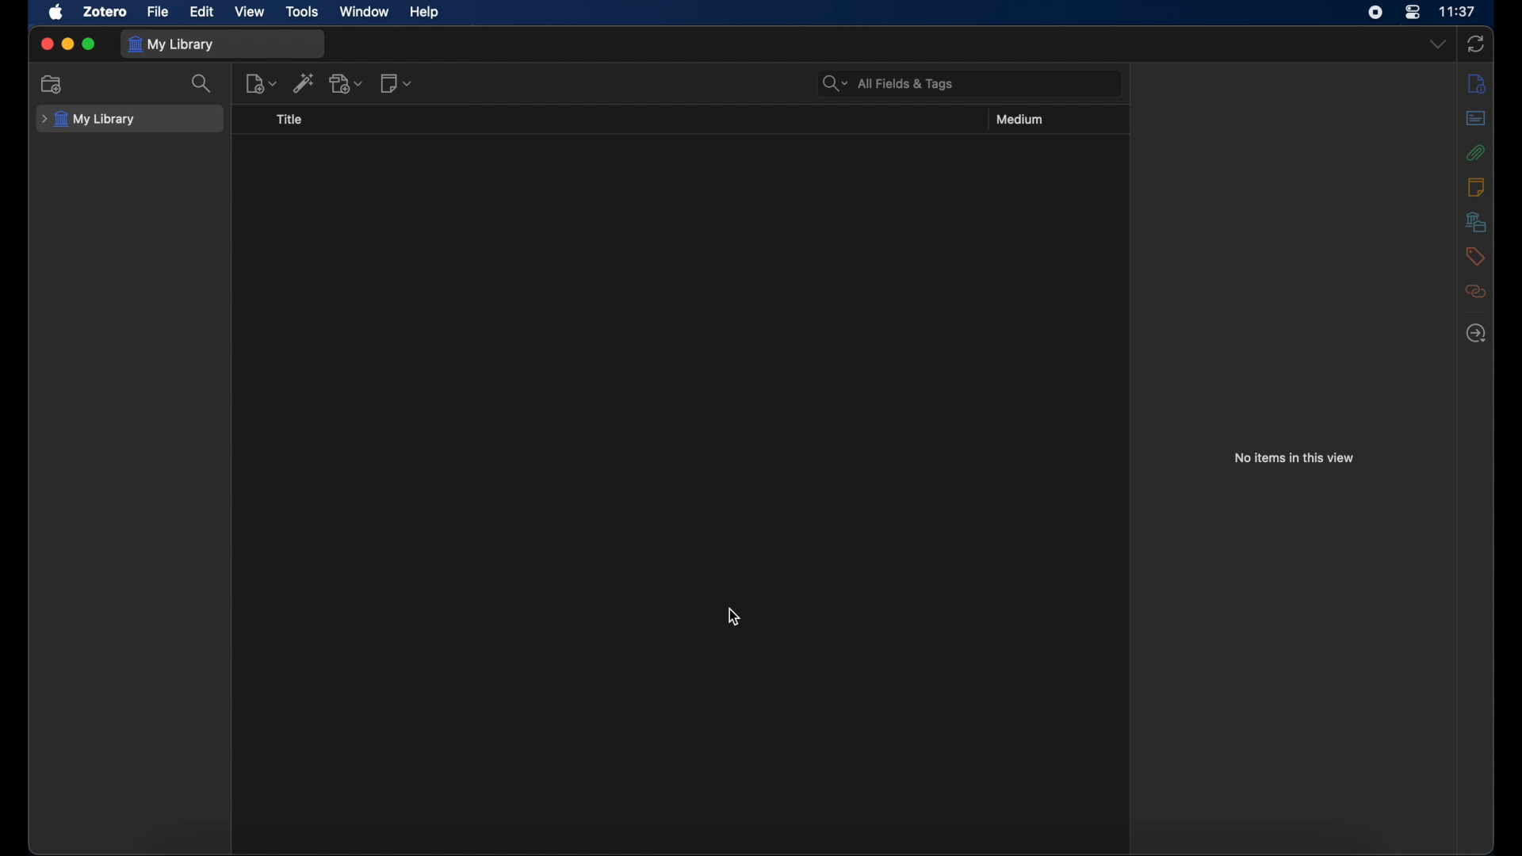  What do you see at coordinates (1378, 13) in the screenshot?
I see `screen recorder` at bounding box center [1378, 13].